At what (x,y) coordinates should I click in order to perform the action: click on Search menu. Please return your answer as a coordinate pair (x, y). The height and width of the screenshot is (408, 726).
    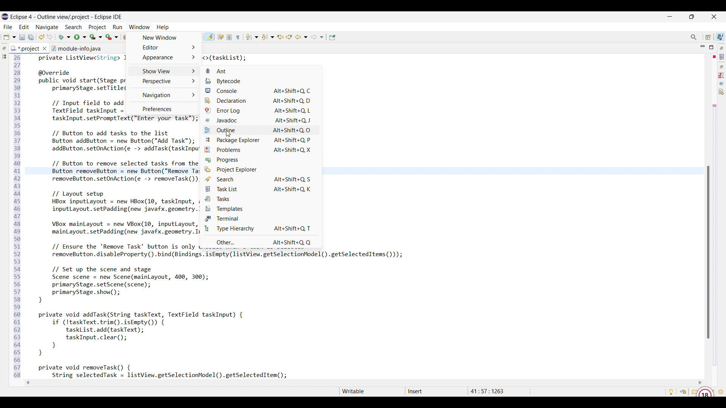
    Looking at the image, I should click on (74, 27).